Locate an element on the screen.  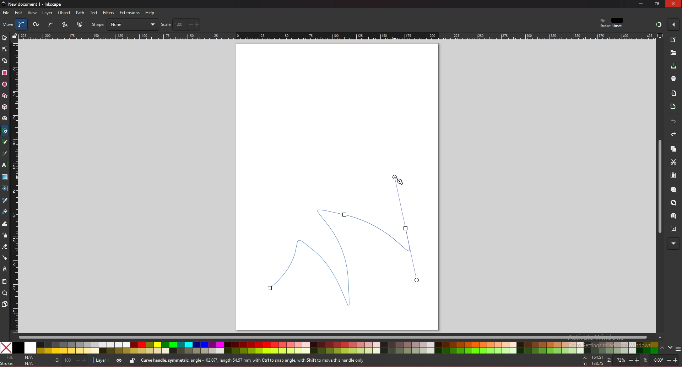
bezier curve is located at coordinates (342, 239).